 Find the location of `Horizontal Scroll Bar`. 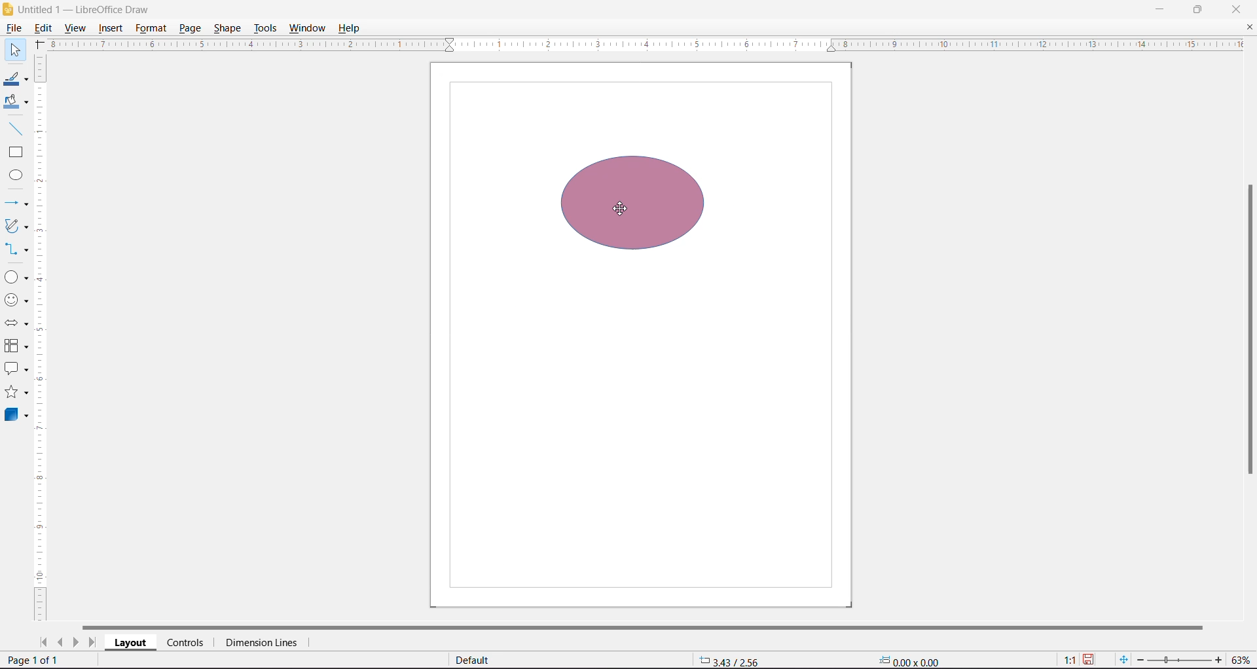

Horizontal Scroll Bar is located at coordinates (646, 626).